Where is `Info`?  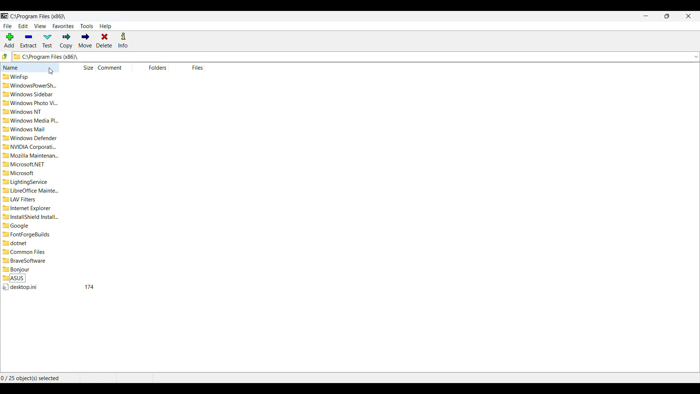 Info is located at coordinates (123, 40).